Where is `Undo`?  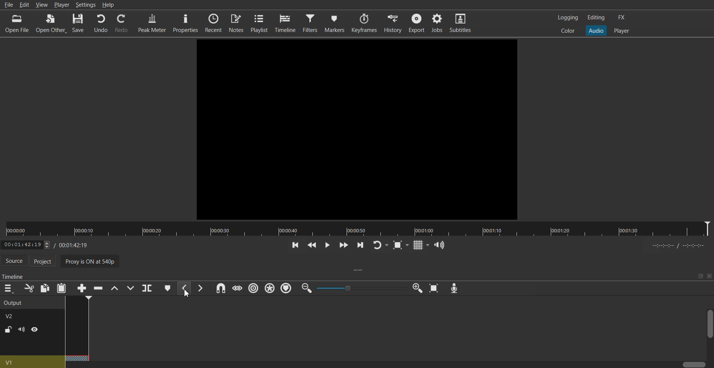
Undo is located at coordinates (100, 23).